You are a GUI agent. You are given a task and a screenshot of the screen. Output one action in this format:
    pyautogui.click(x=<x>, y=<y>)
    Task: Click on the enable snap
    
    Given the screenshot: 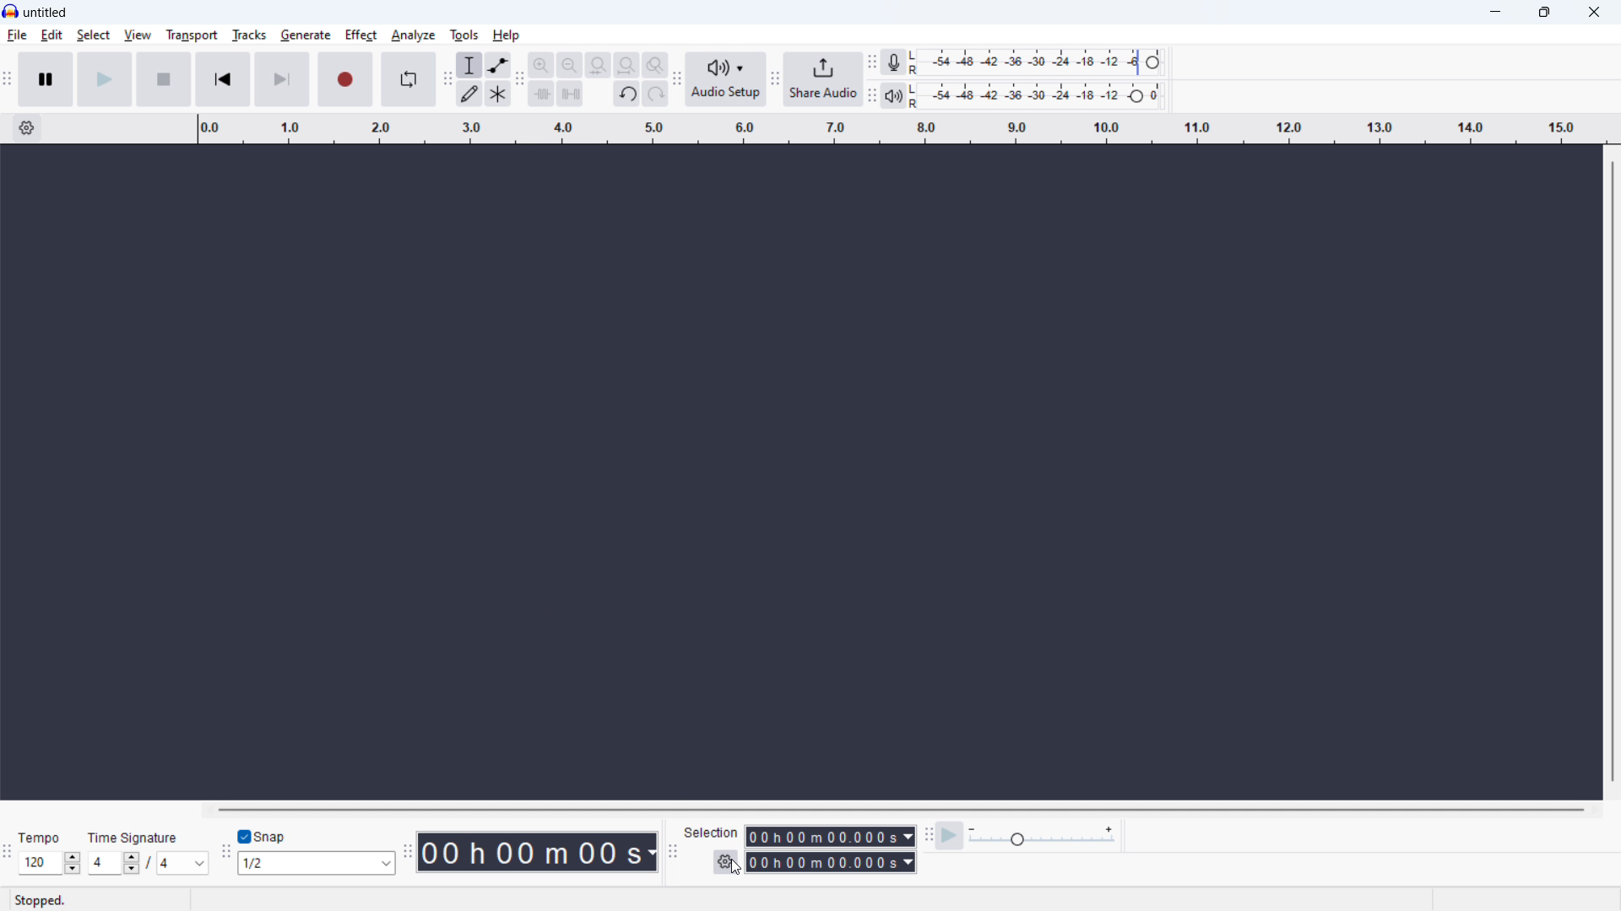 What is the action you would take?
    pyautogui.click(x=262, y=837)
    